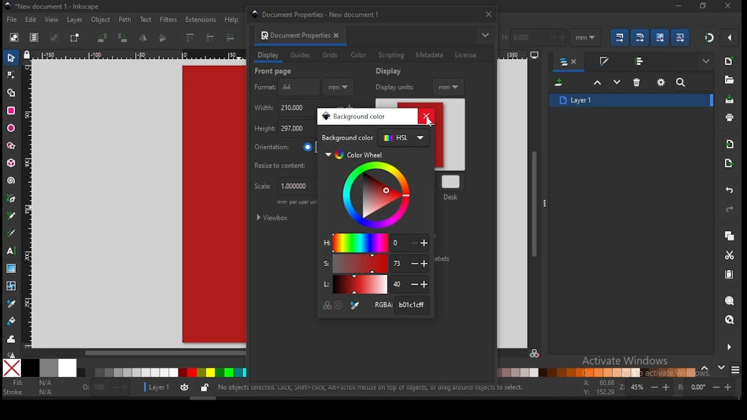 The image size is (747, 420). I want to click on node tool, so click(12, 75).